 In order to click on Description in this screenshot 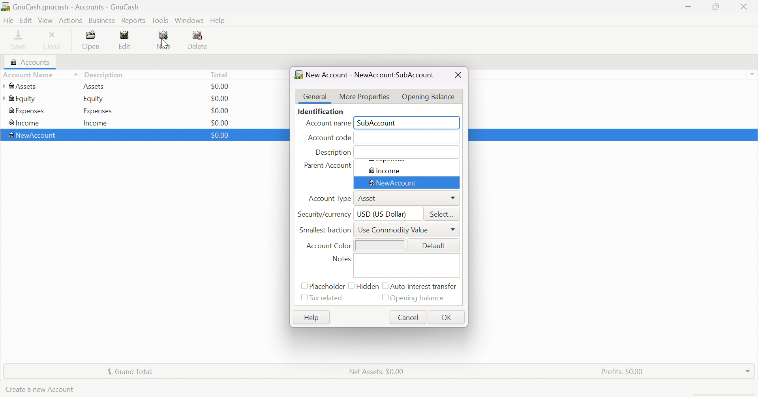, I will do `click(334, 153)`.